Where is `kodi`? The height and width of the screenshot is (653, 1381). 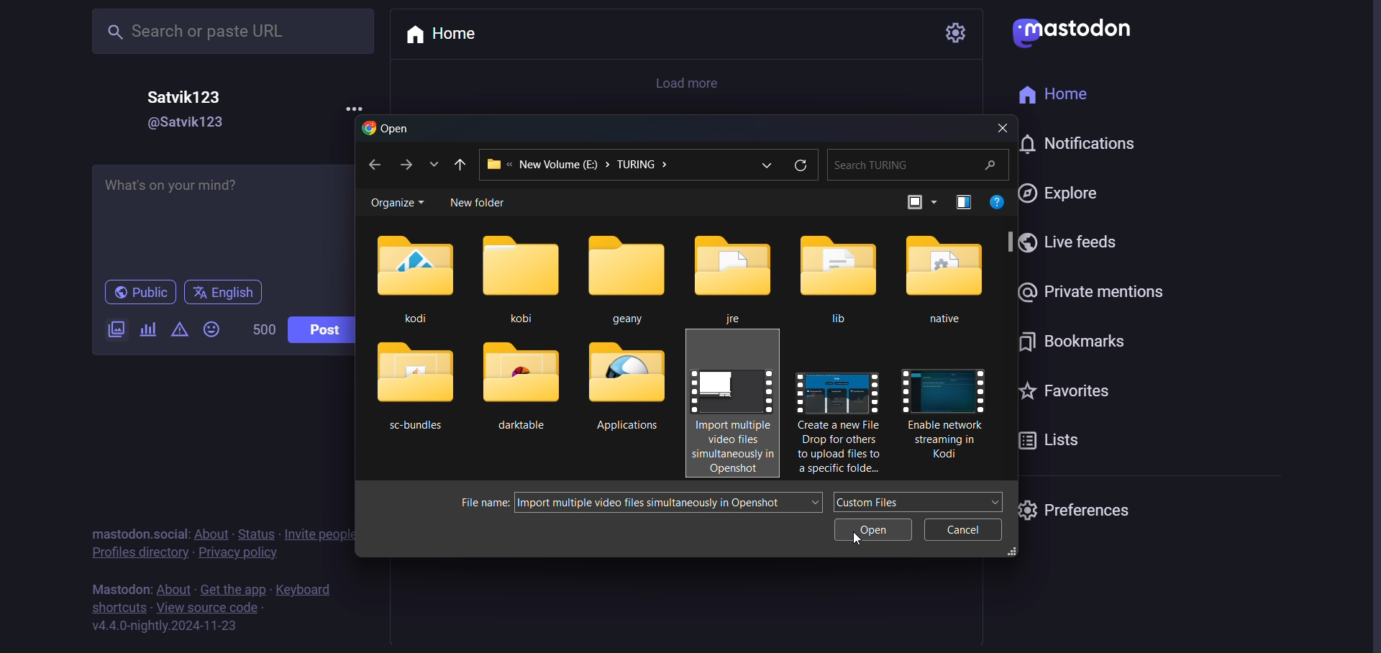
kodi is located at coordinates (413, 278).